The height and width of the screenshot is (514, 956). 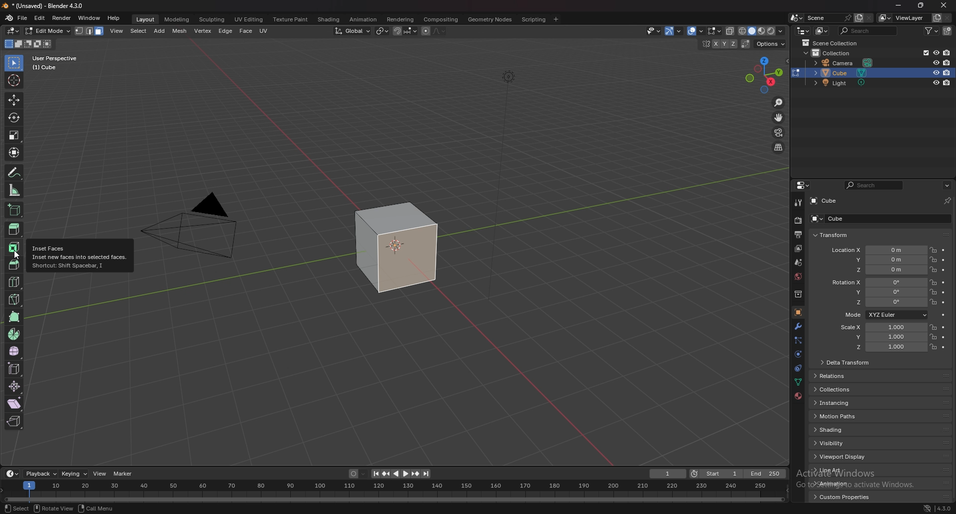 I want to click on rendering, so click(x=401, y=20).